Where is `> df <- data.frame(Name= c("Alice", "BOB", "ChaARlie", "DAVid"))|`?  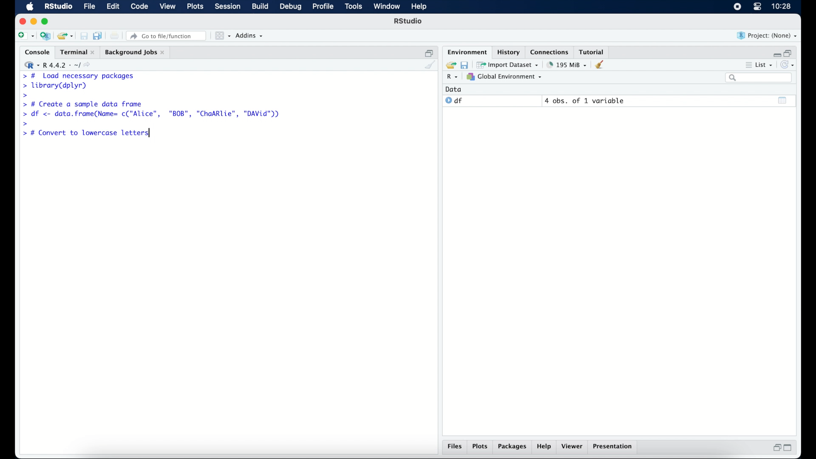
> df <- data.frame(Name= c("Alice", "BOB", "ChaARlie", "DAVid"))| is located at coordinates (153, 114).